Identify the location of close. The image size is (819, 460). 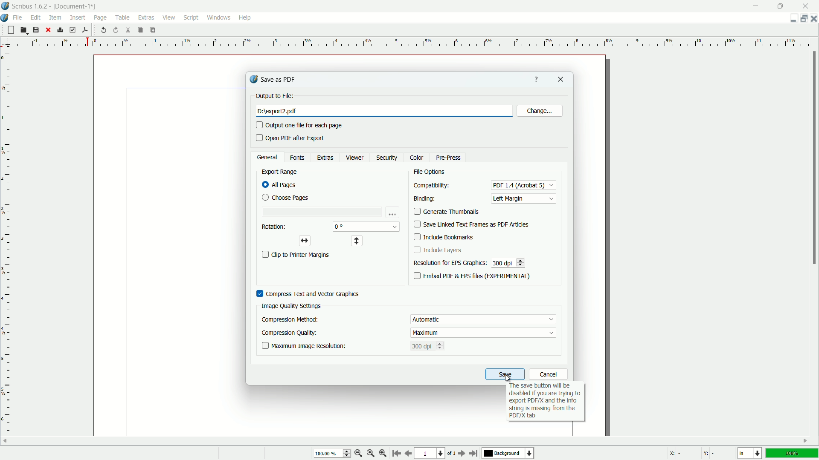
(49, 30).